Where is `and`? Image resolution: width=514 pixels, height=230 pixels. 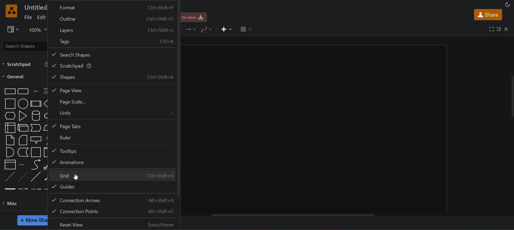 and is located at coordinates (9, 152).